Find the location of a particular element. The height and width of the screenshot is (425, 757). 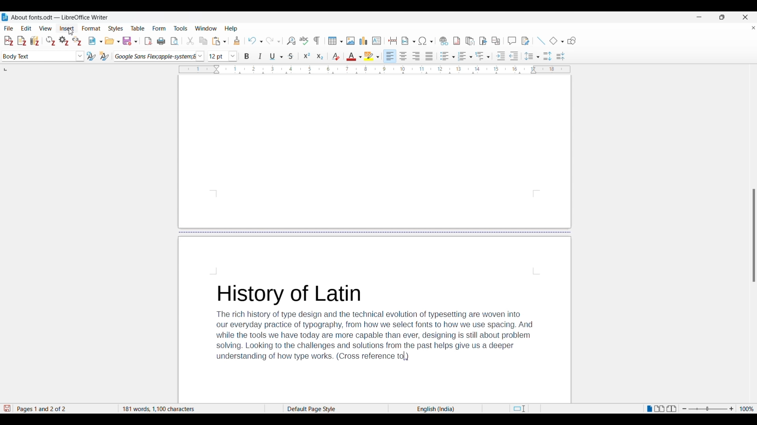

Insert hyperlink is located at coordinates (444, 41).